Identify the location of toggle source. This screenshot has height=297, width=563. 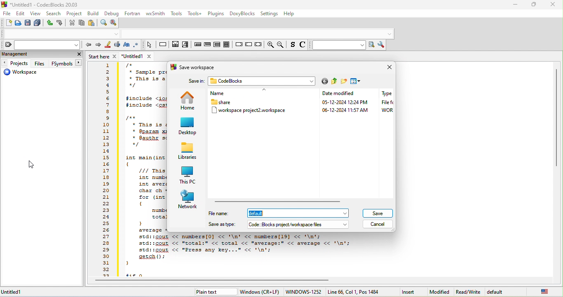
(303, 46).